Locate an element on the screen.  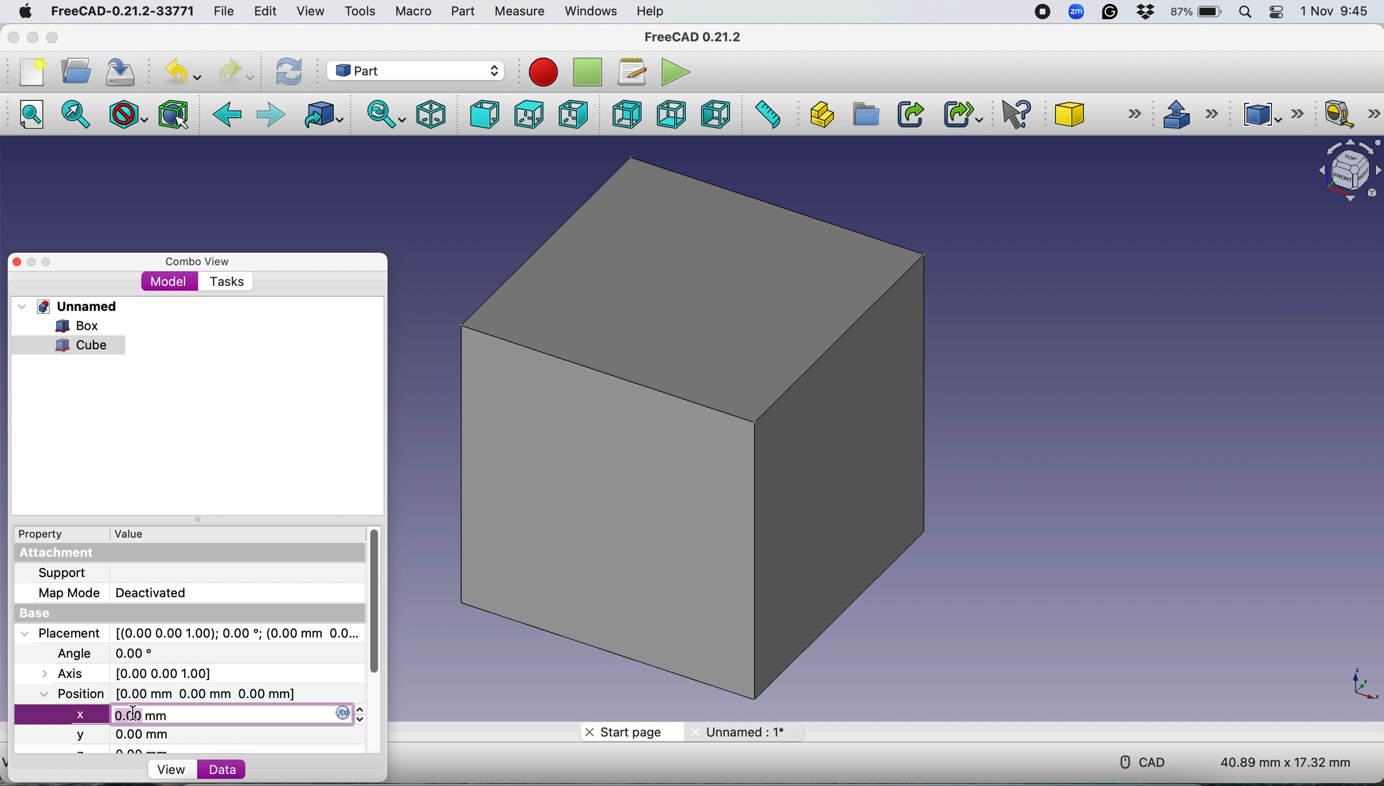
Measure distance is located at coordinates (766, 113).